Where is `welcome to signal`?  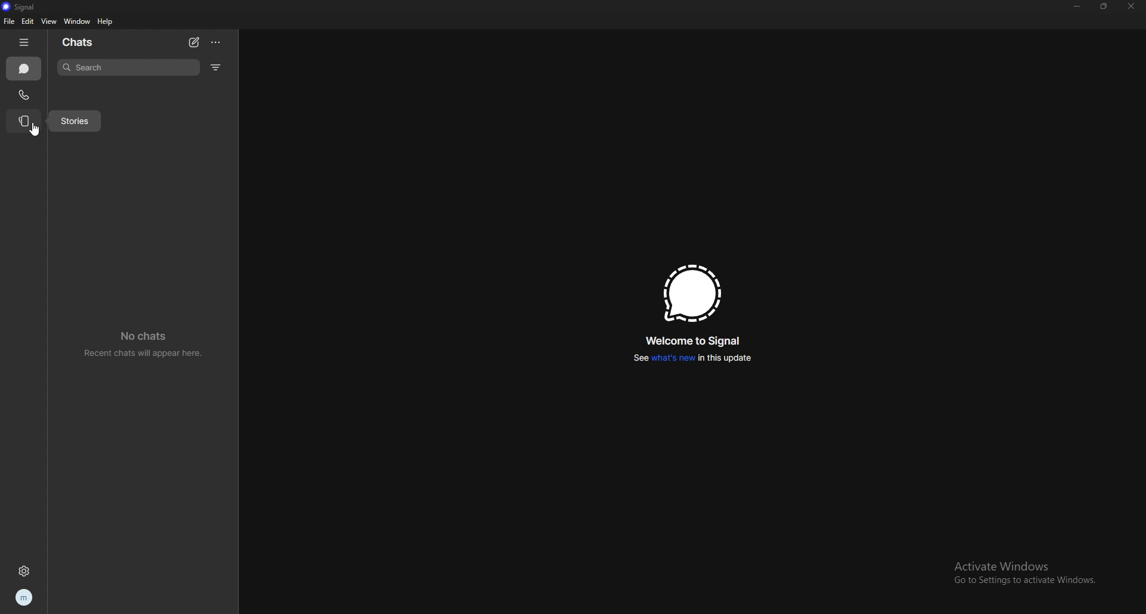 welcome to signal is located at coordinates (694, 340).